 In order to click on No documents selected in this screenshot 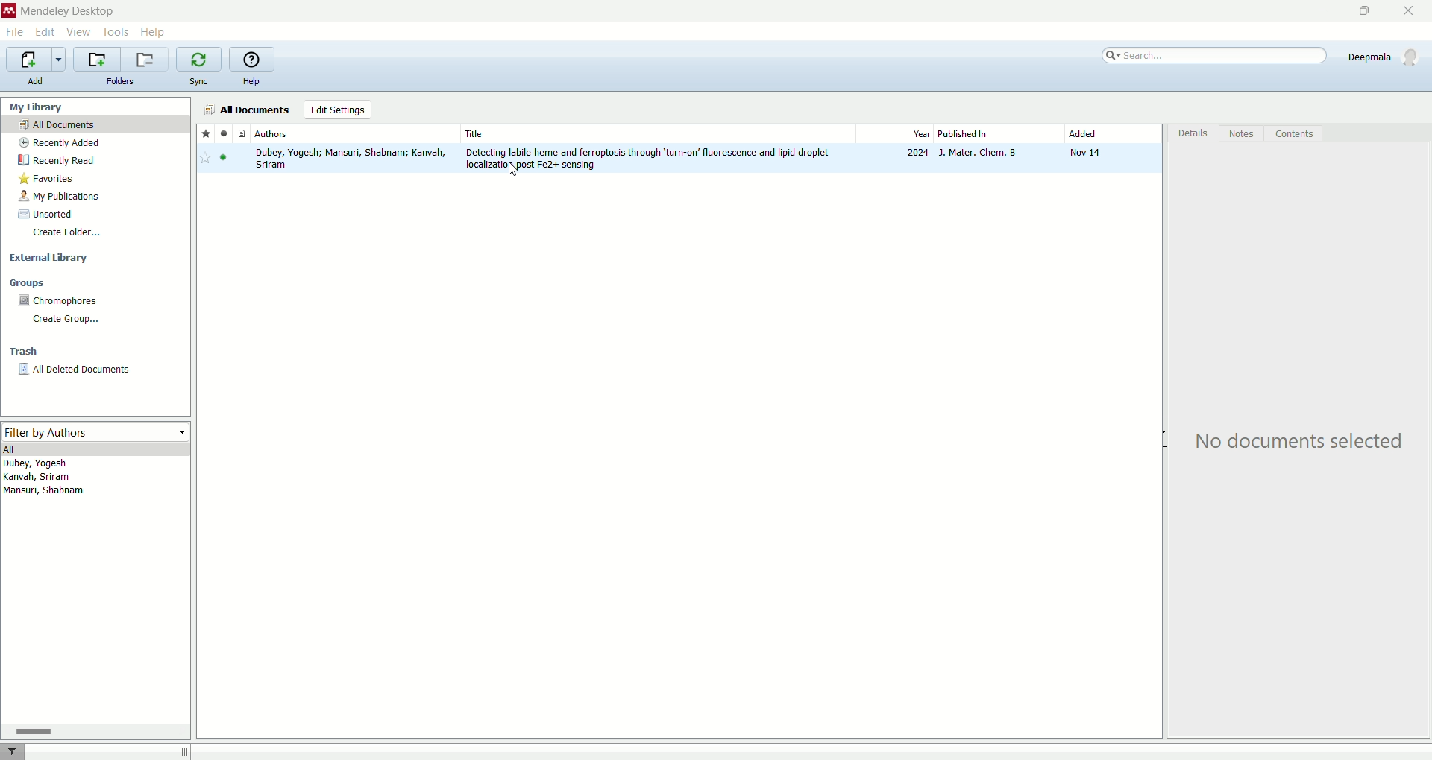, I will do `click(1304, 443)`.